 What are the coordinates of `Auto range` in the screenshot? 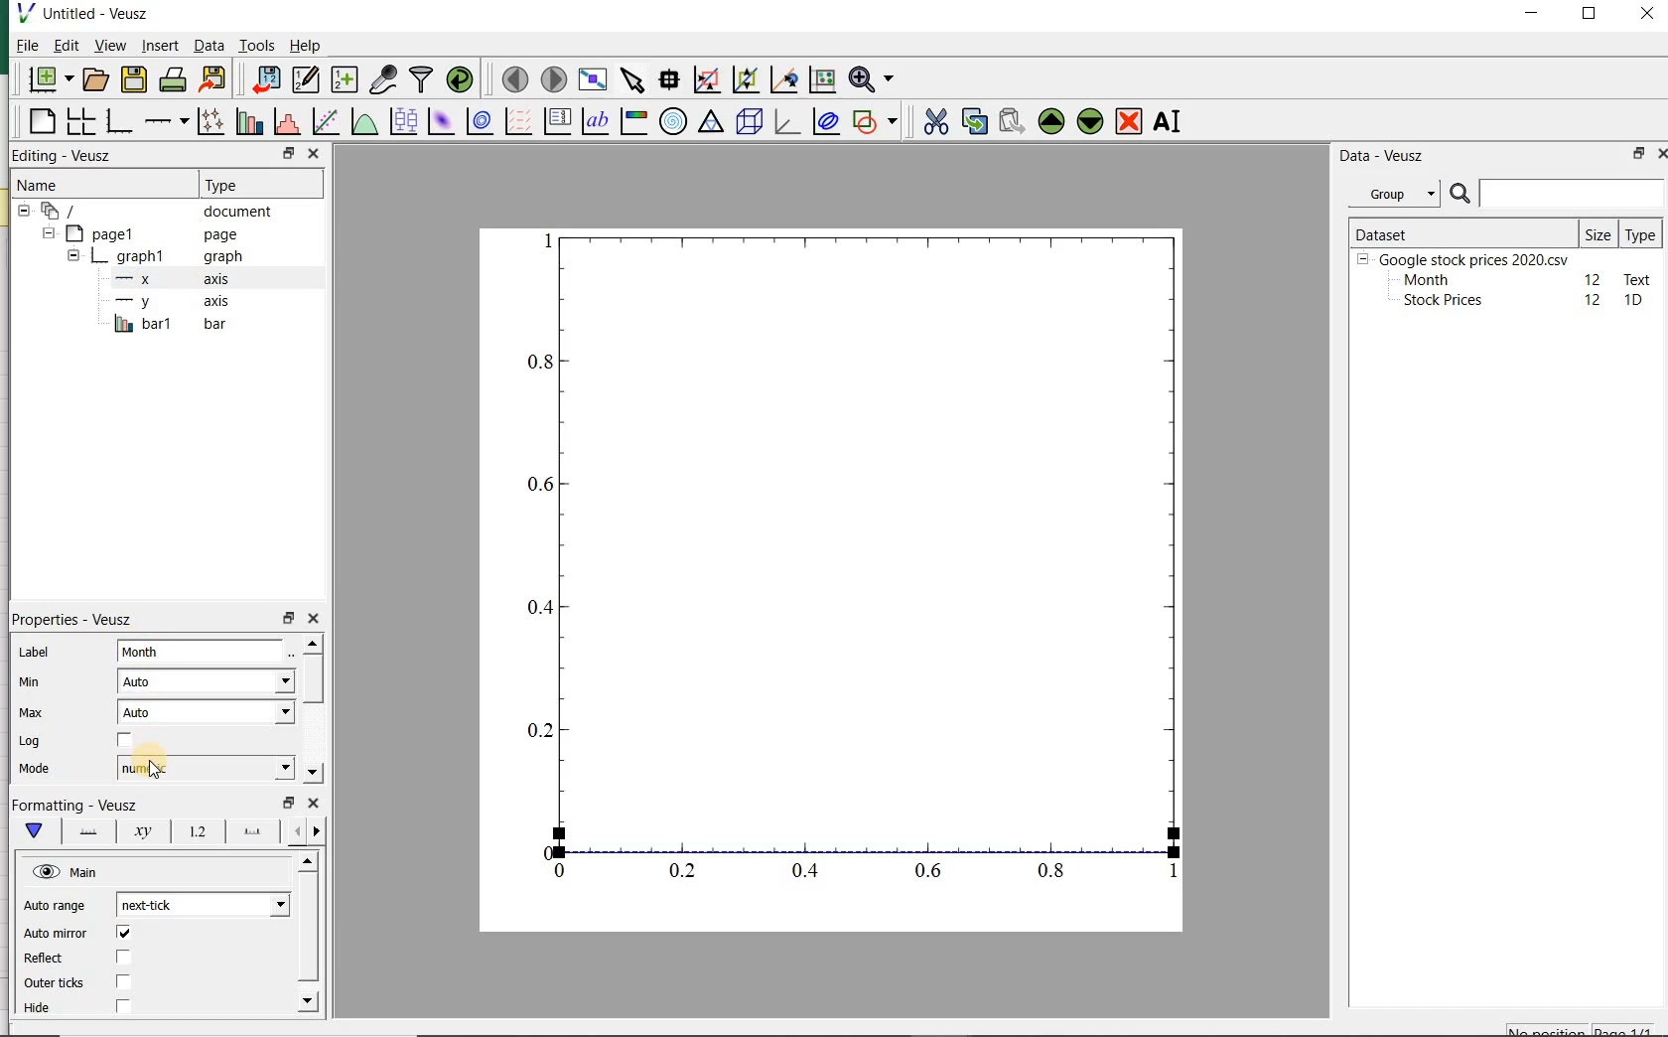 It's located at (55, 907).